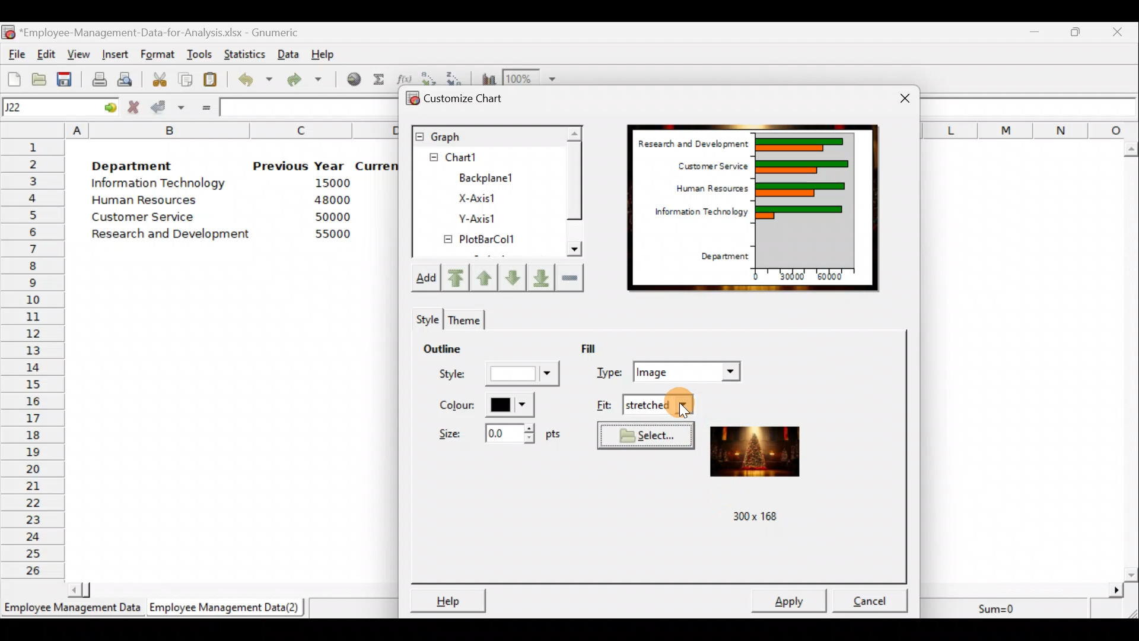  What do you see at coordinates (574, 193) in the screenshot?
I see `Scroll bar` at bounding box center [574, 193].